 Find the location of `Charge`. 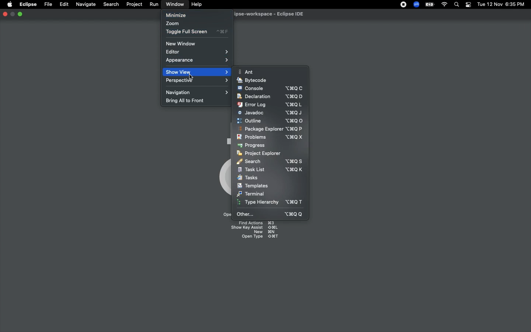

Charge is located at coordinates (429, 4).